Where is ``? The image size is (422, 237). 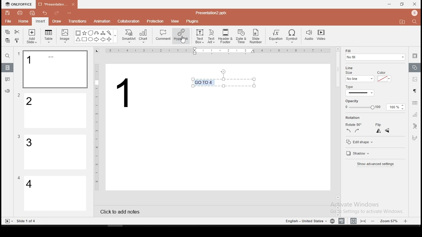
 is located at coordinates (129, 93).